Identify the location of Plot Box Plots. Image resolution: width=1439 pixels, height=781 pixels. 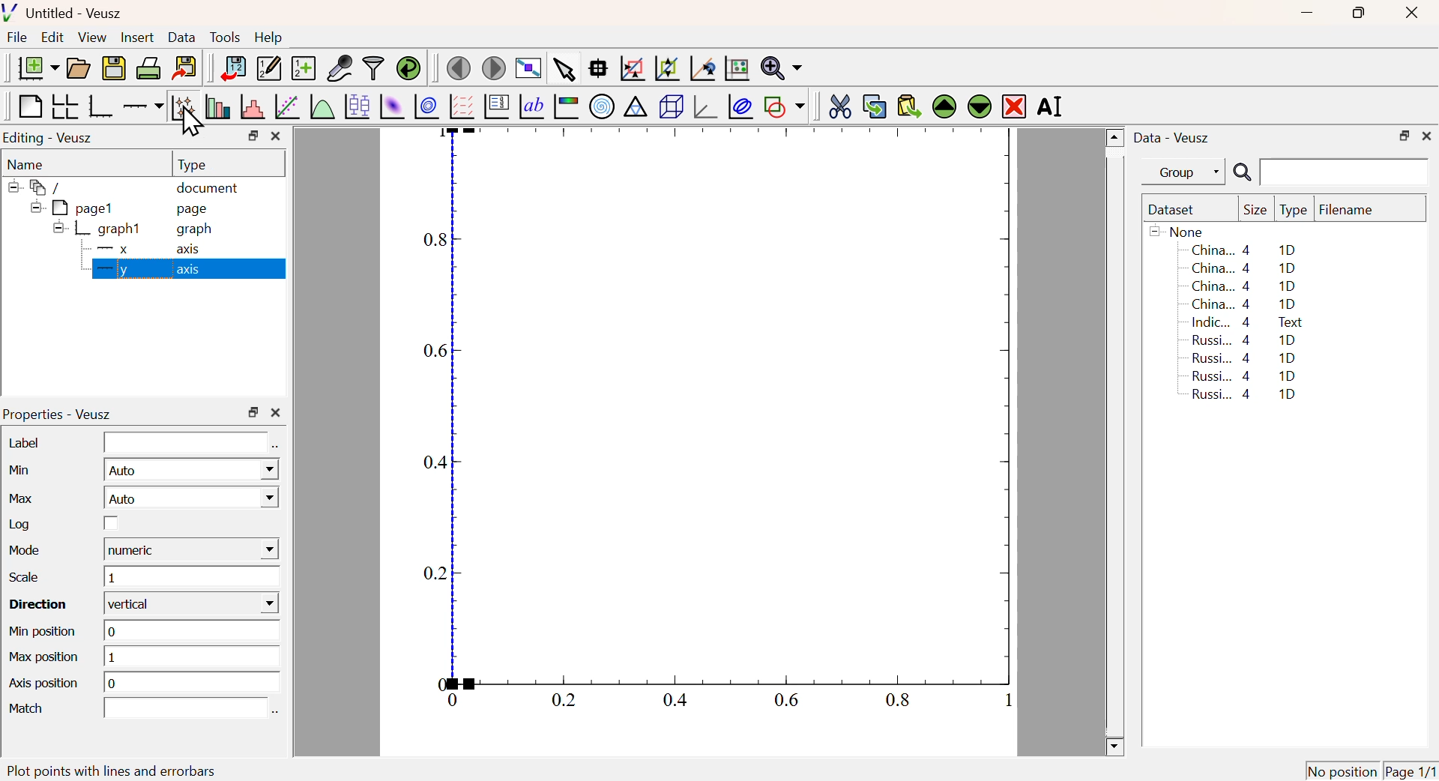
(356, 106).